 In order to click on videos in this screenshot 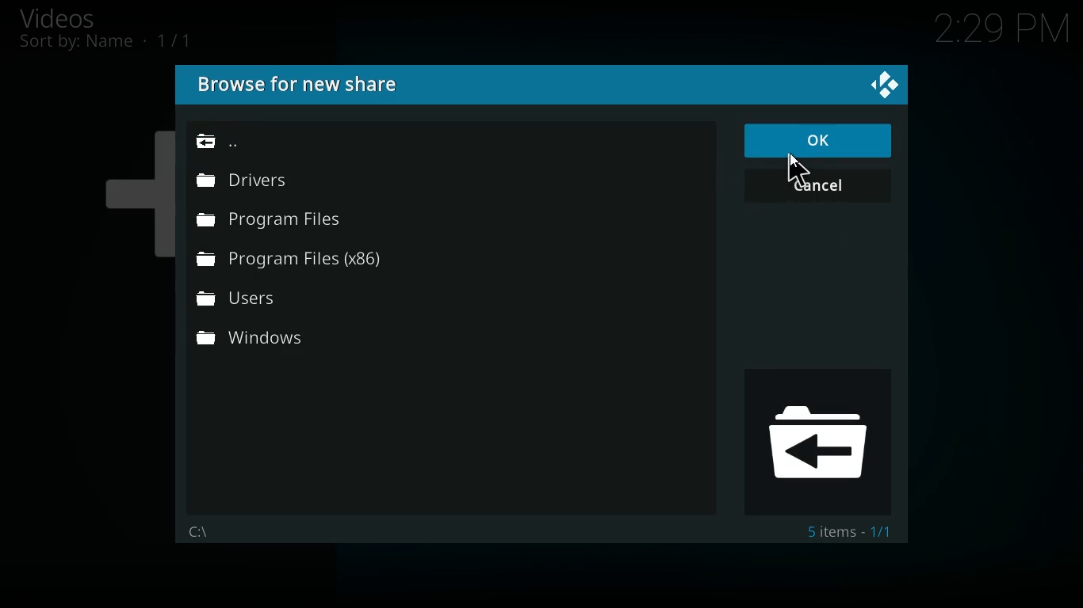, I will do `click(76, 17)`.